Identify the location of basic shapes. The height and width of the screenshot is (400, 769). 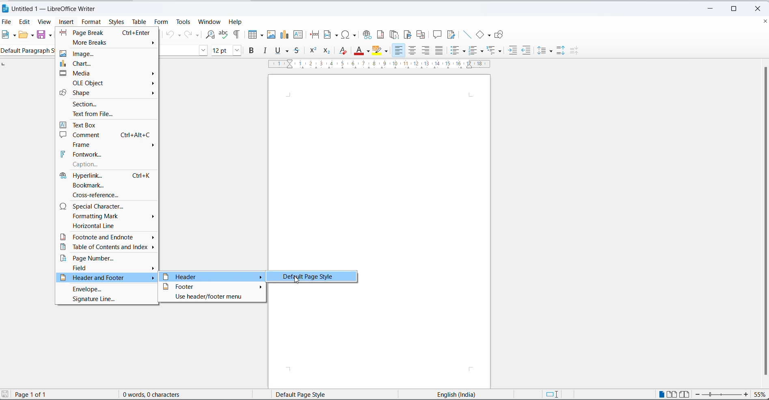
(480, 34).